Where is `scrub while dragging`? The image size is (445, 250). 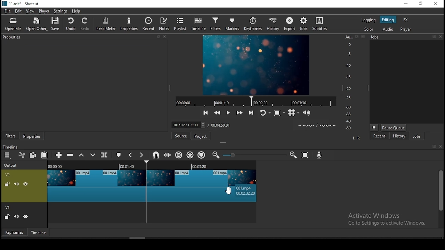
scrub while dragging is located at coordinates (168, 155).